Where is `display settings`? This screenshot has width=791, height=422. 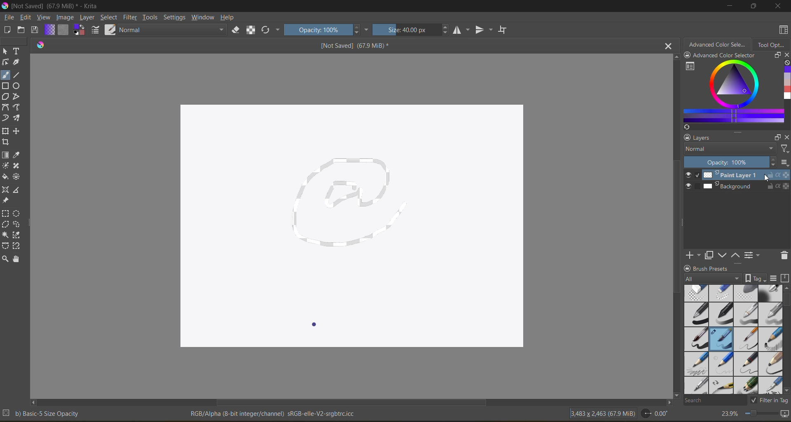 display settings is located at coordinates (773, 278).